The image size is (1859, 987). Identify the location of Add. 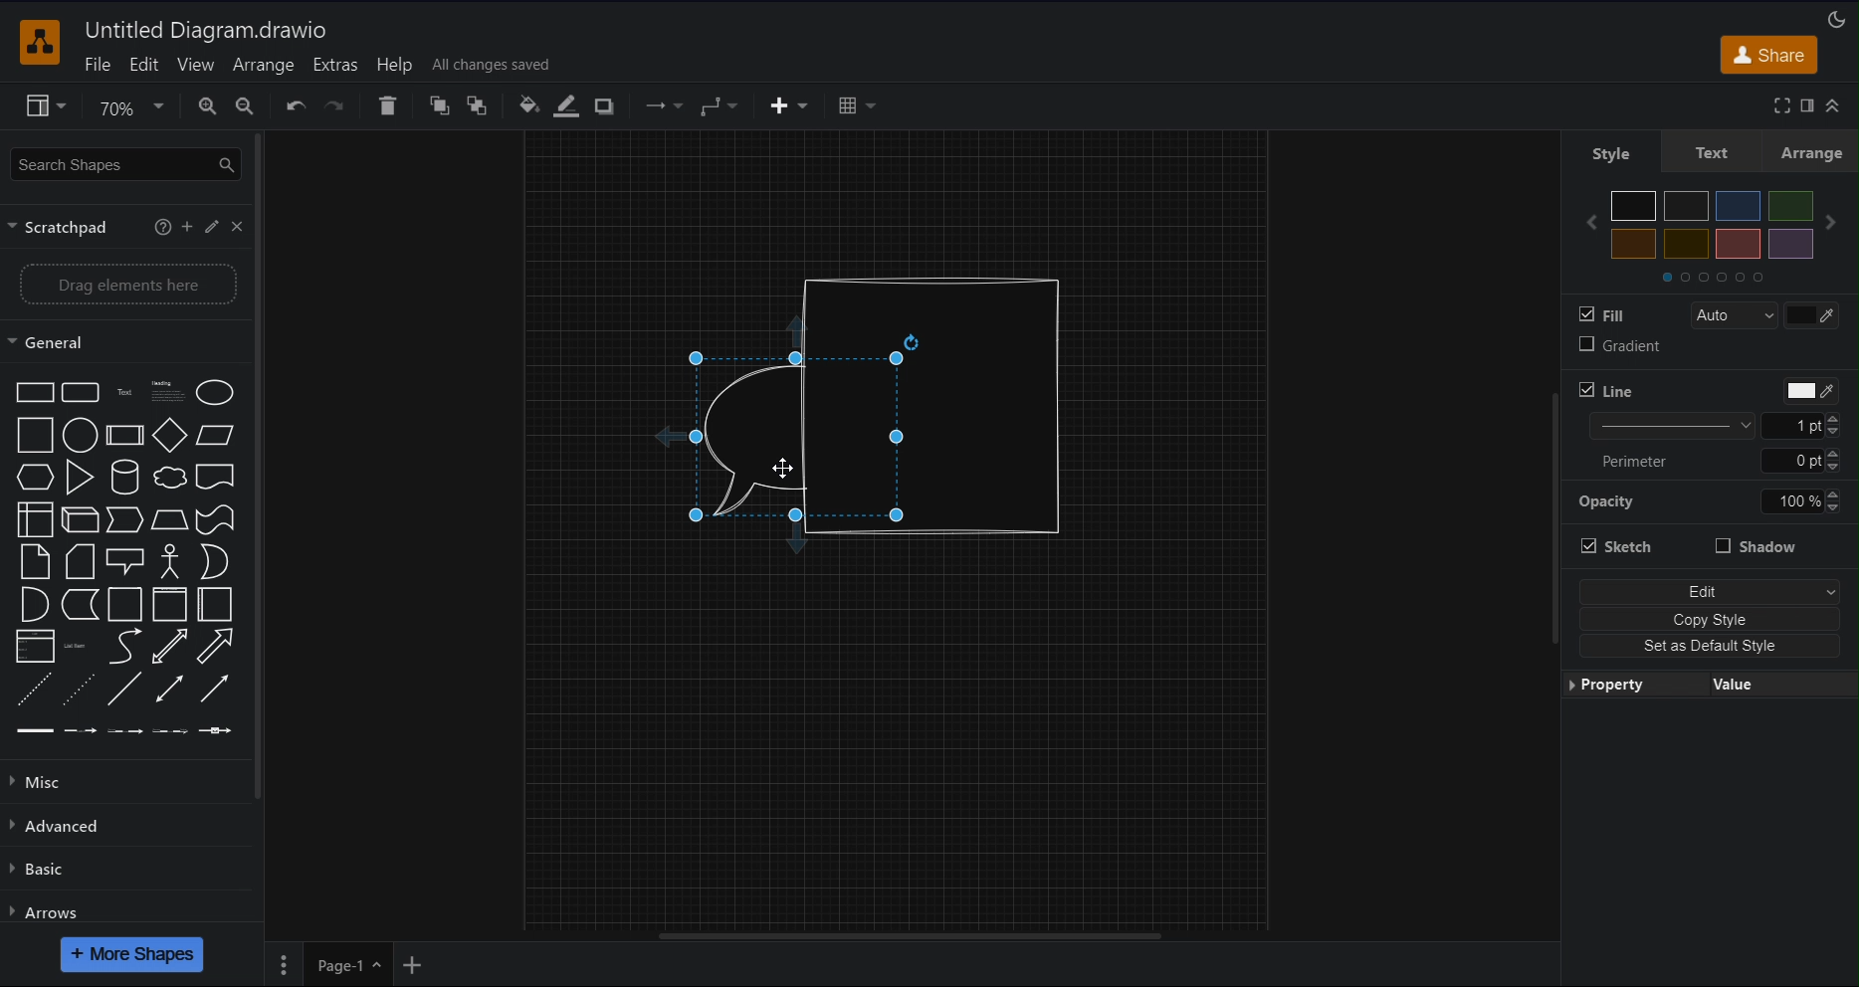
(186, 227).